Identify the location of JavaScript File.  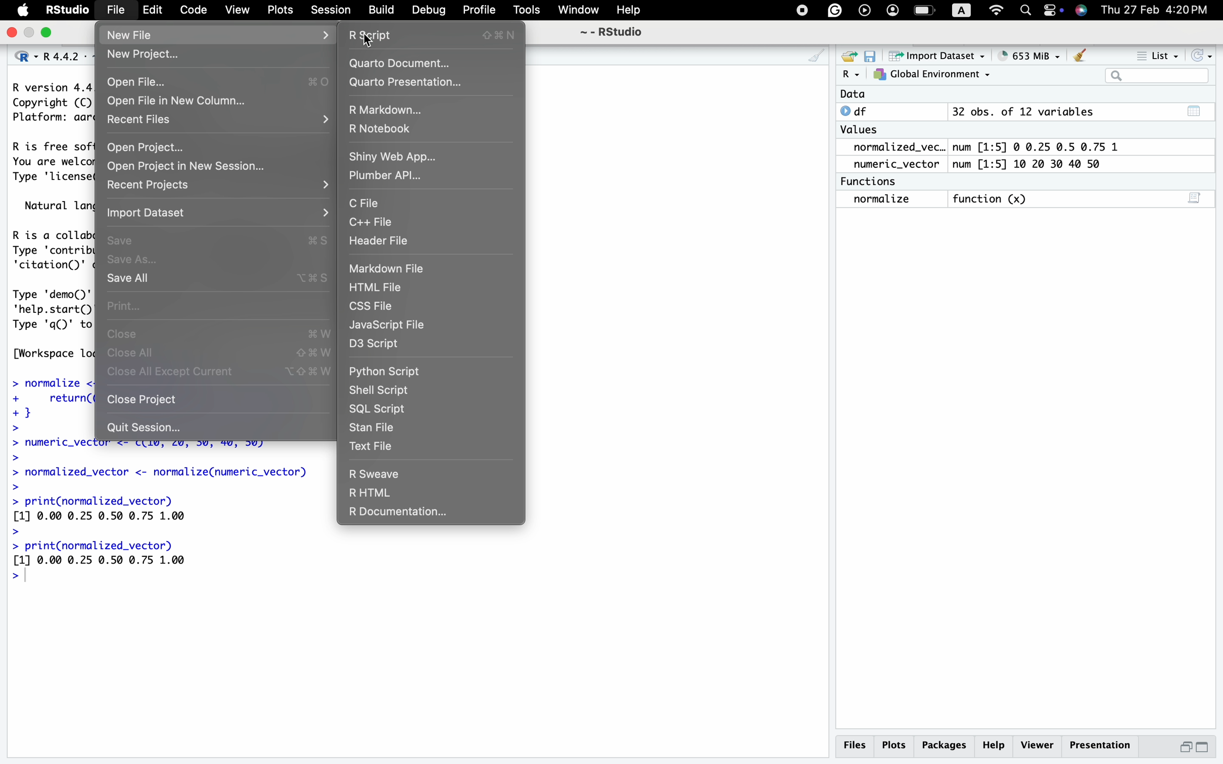
(391, 325).